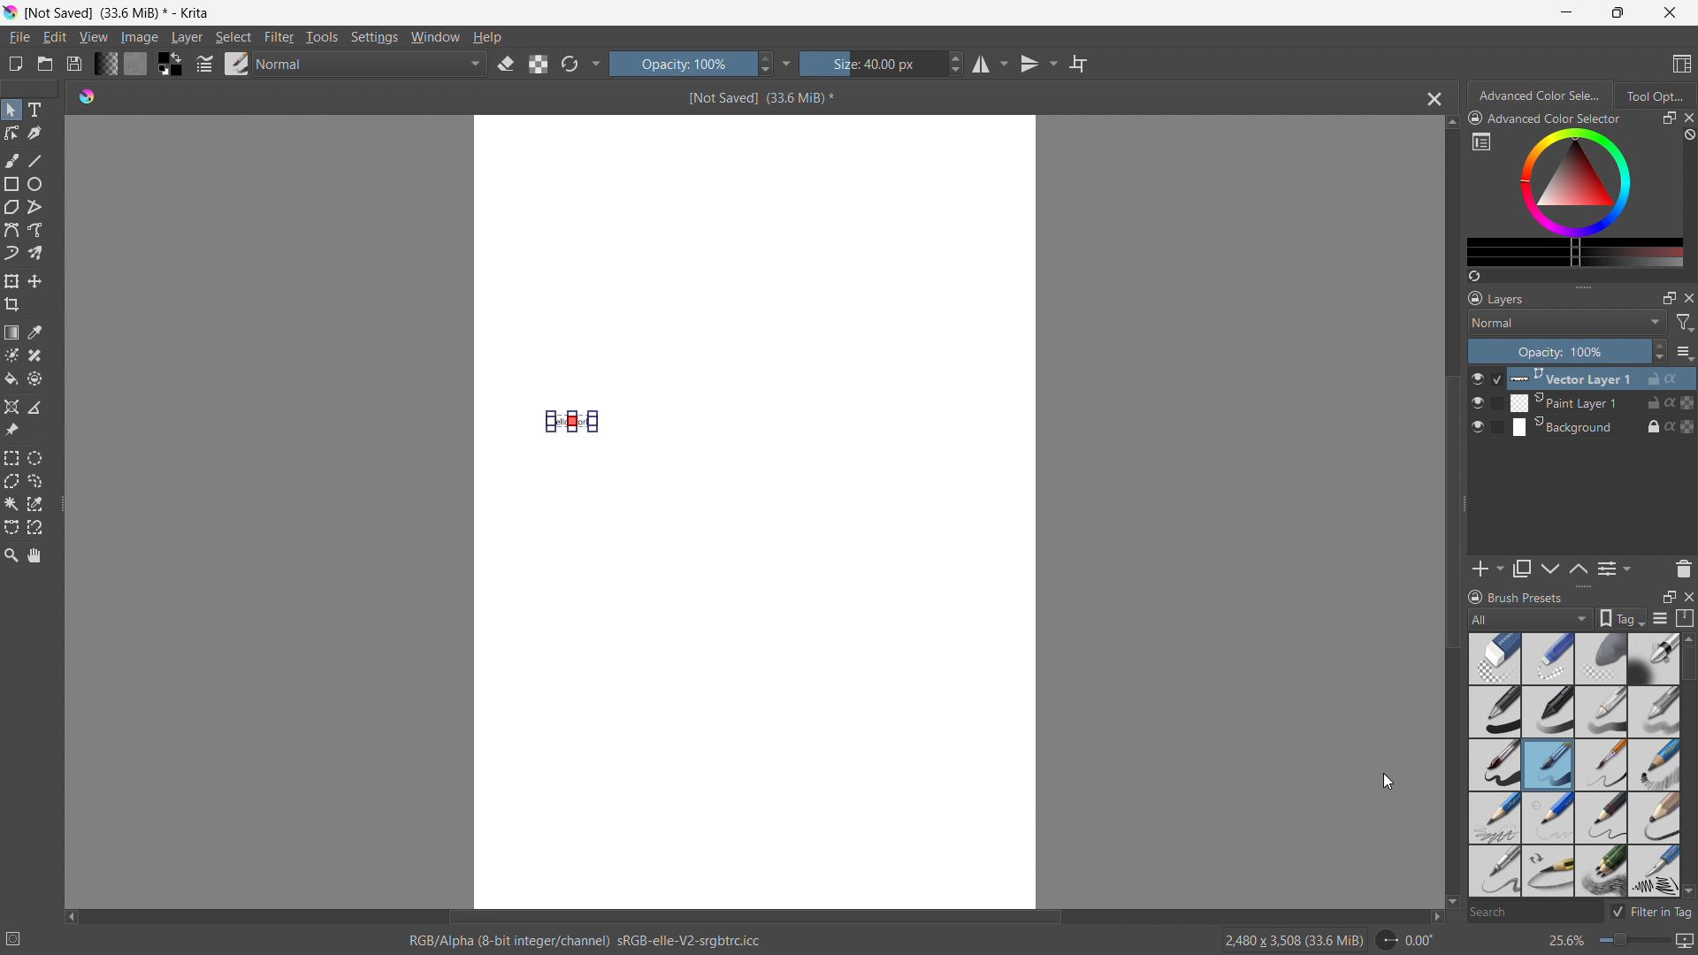 This screenshot has height=955, width=1698. I want to click on more settings, so click(787, 63).